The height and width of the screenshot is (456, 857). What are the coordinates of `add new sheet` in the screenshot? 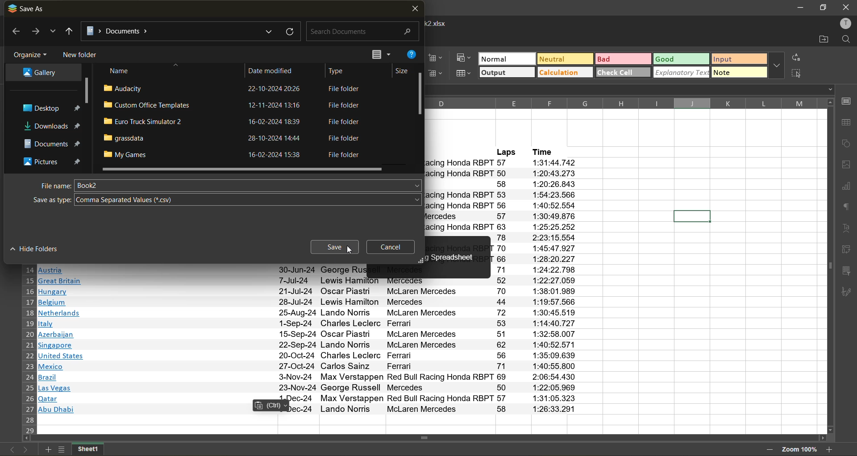 It's located at (48, 450).